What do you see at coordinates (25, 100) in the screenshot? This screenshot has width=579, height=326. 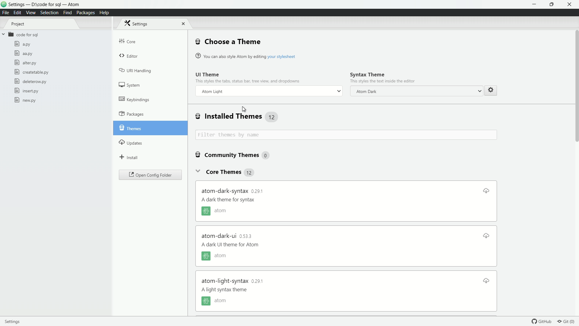 I see `new.py file` at bounding box center [25, 100].